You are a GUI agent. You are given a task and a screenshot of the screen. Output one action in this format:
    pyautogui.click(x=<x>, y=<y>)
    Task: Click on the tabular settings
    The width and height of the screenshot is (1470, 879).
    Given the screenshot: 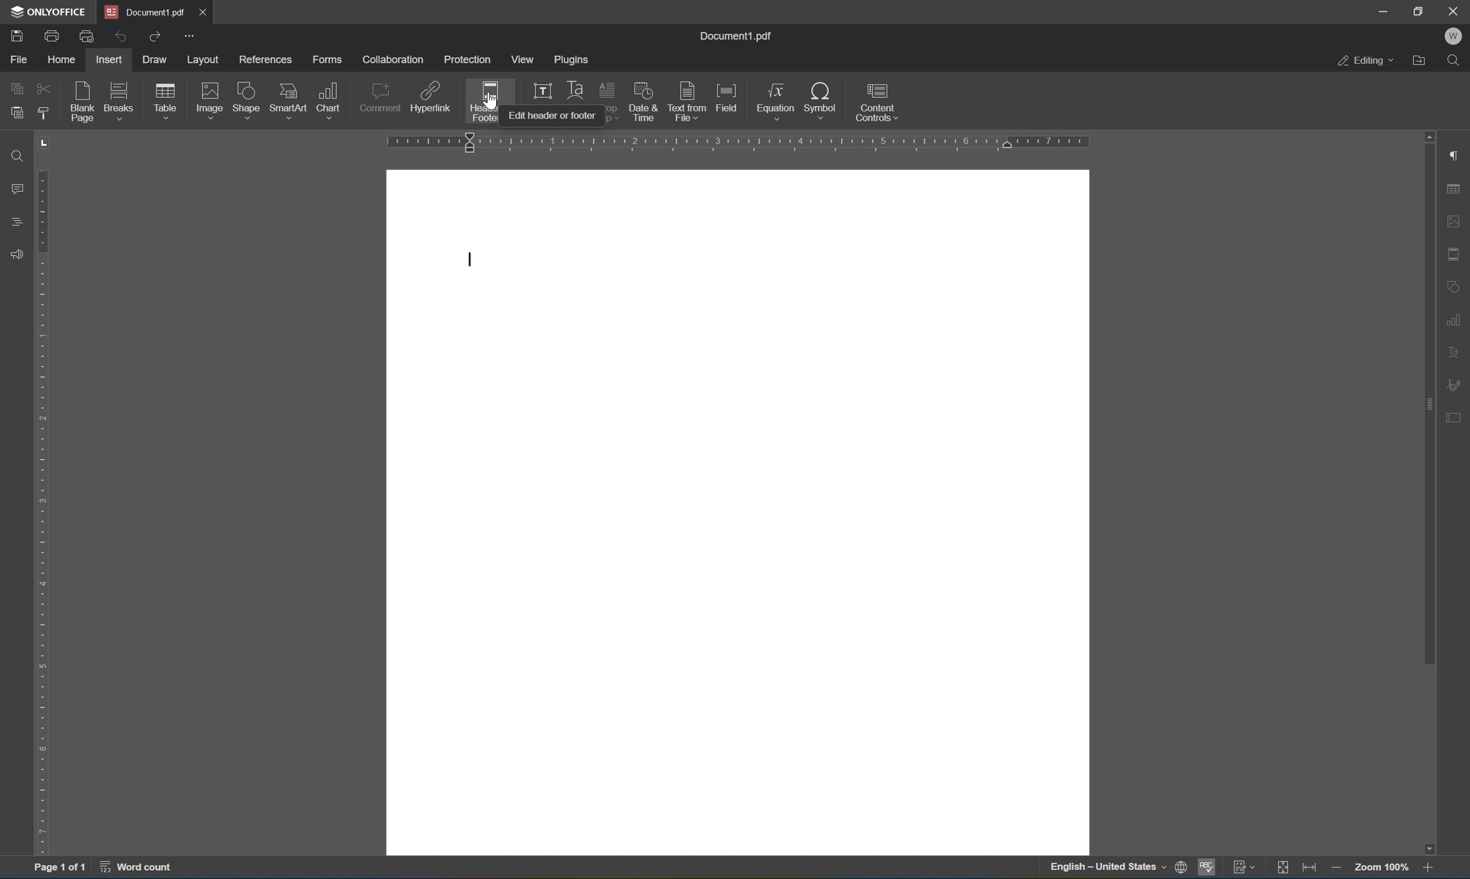 What is the action you would take?
    pyautogui.click(x=1455, y=190)
    